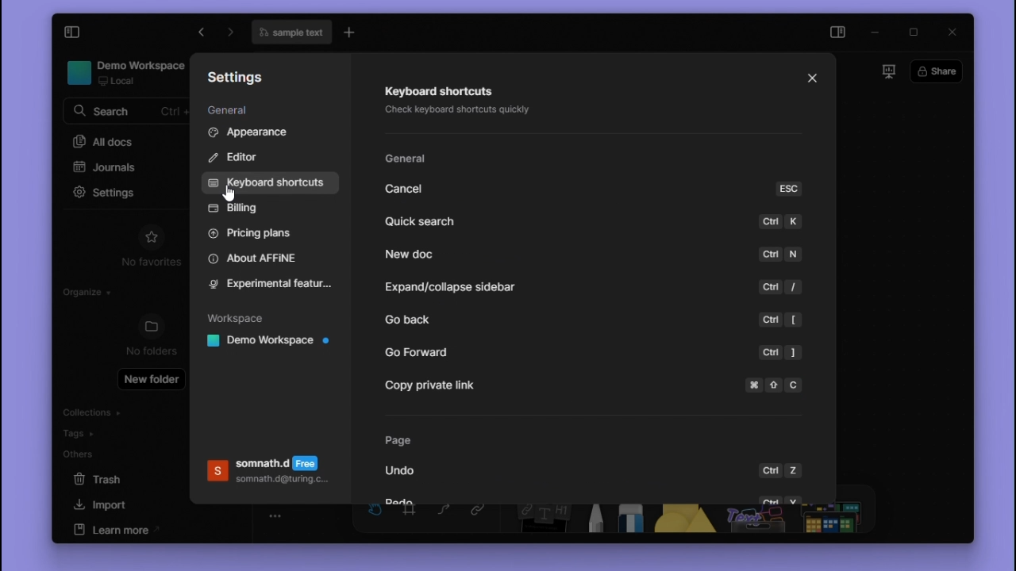 The image size is (1016, 571). Describe the element at coordinates (480, 519) in the screenshot. I see `Link` at that location.